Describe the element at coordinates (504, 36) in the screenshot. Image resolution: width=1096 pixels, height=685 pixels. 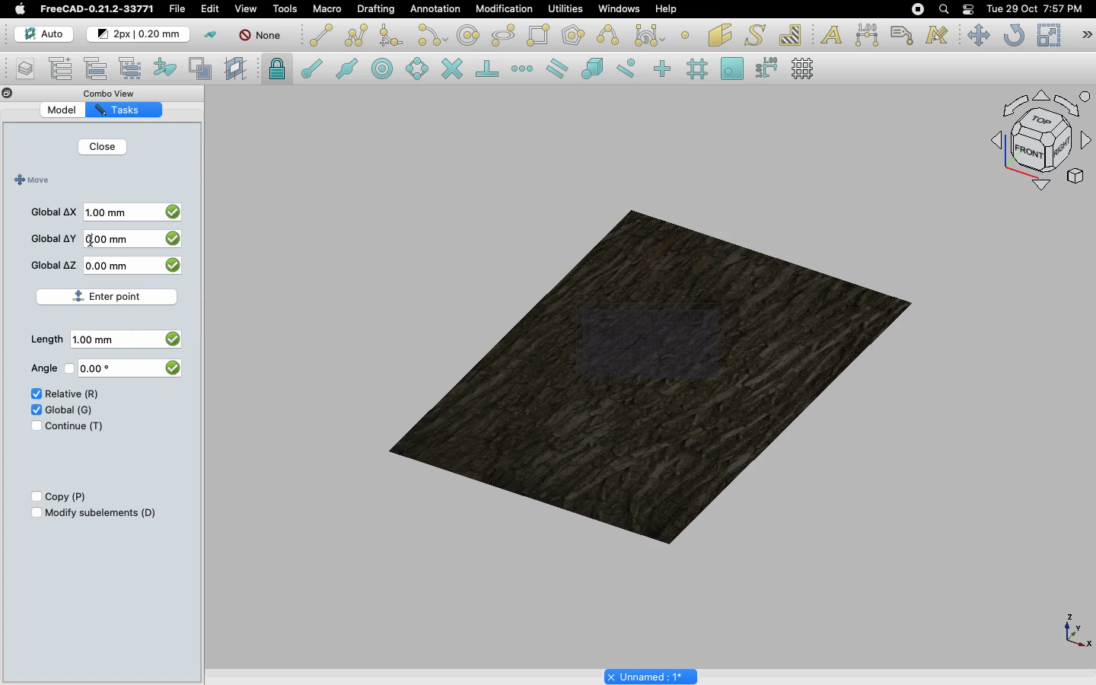
I see `polygon` at that location.